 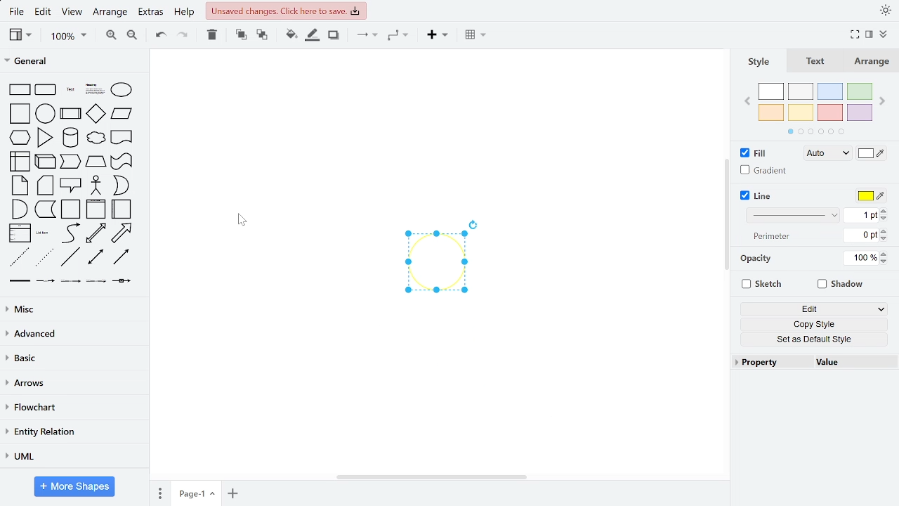 I want to click on line, so click(x=758, y=196).